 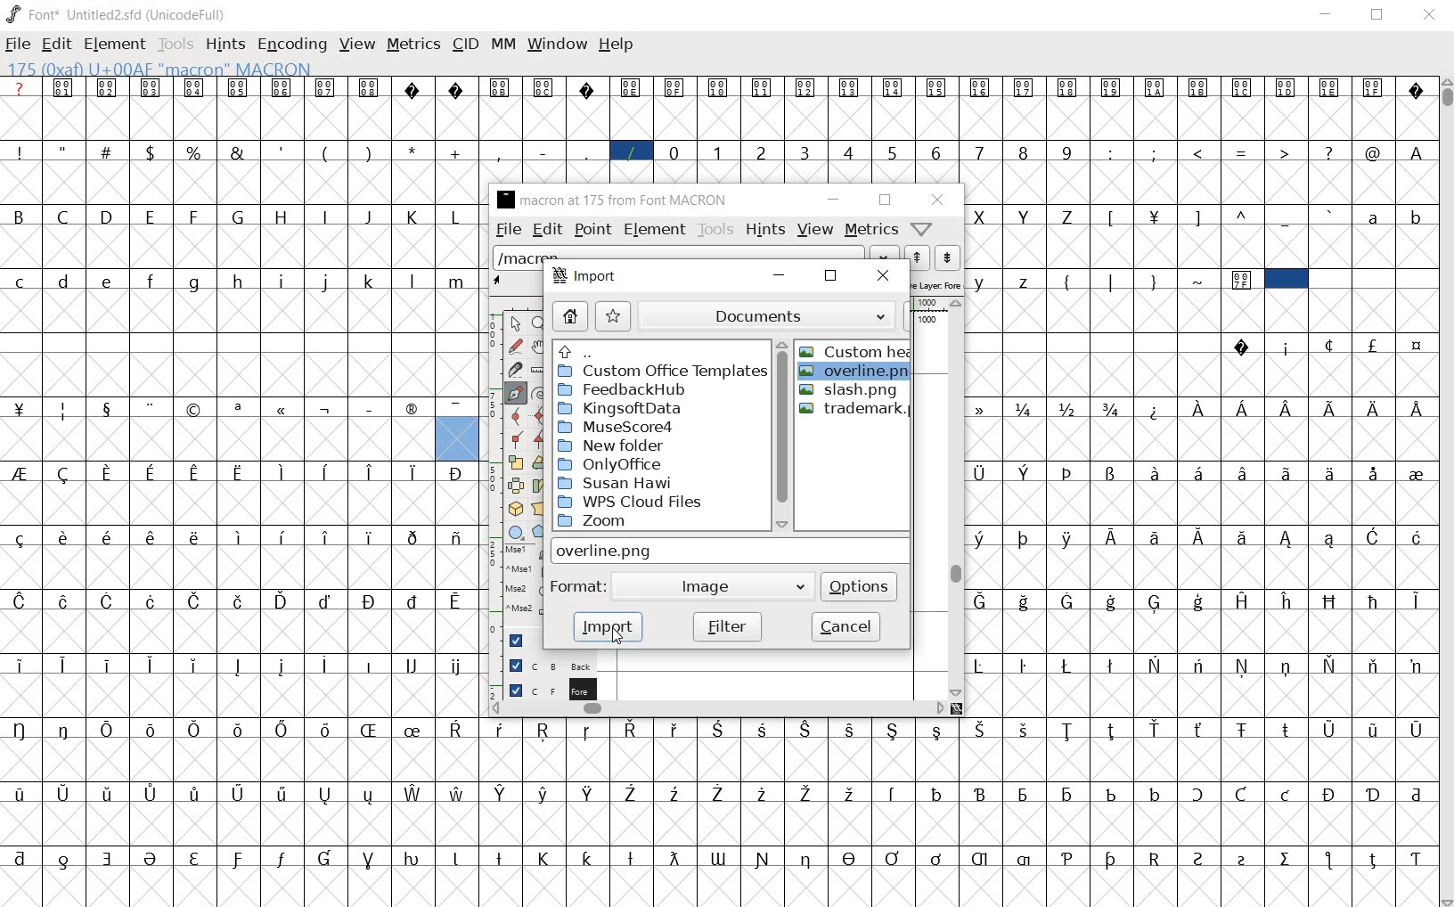 I want to click on Symbol, so click(x=1414, y=86).